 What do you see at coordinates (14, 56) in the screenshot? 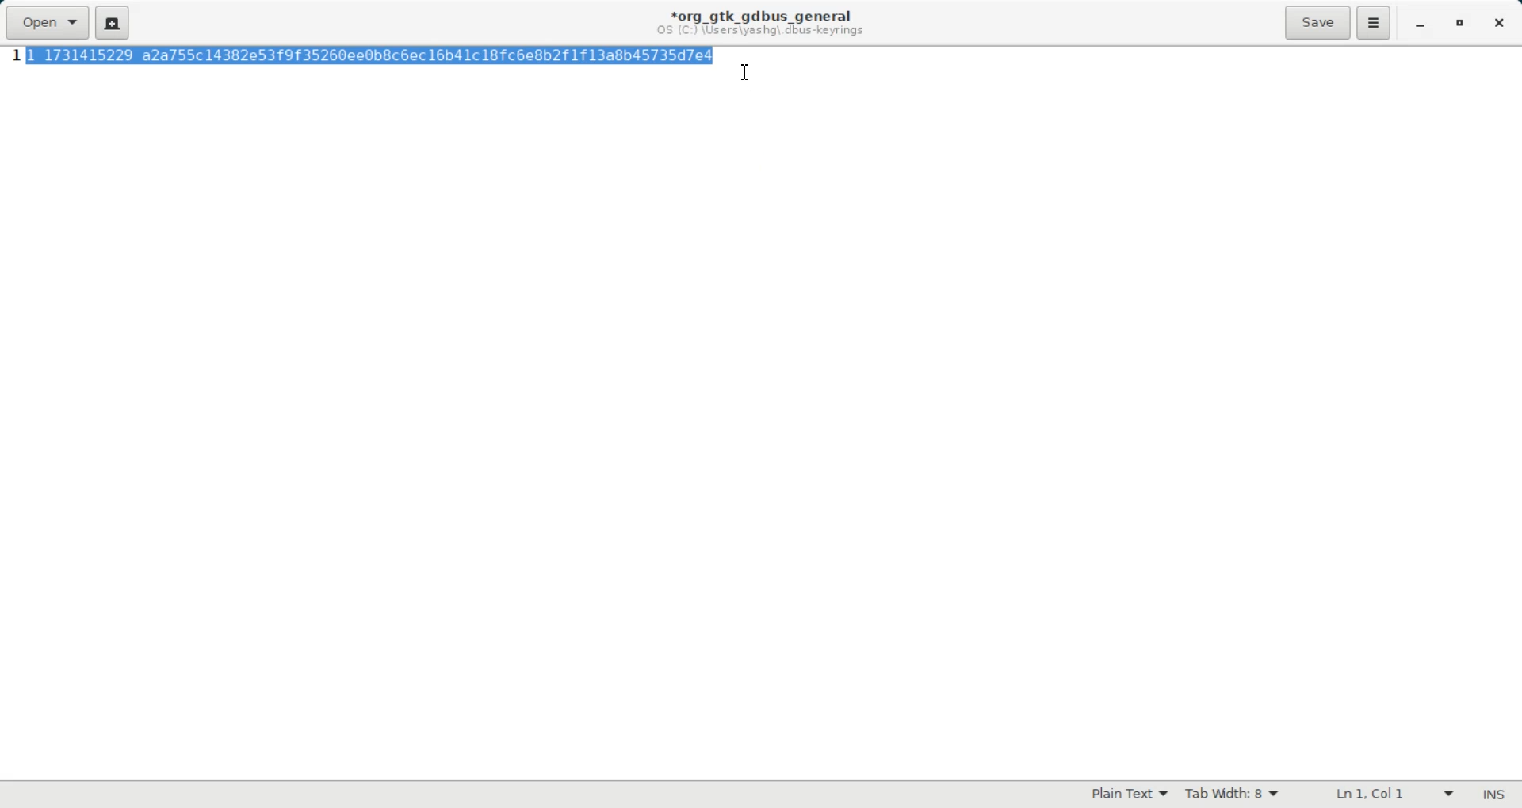
I see `Line Number` at bounding box center [14, 56].